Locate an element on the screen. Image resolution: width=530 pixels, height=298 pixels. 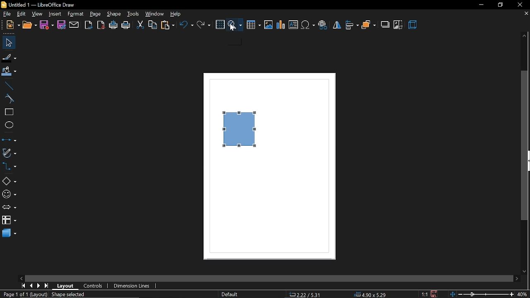
position is located at coordinates (370, 295).